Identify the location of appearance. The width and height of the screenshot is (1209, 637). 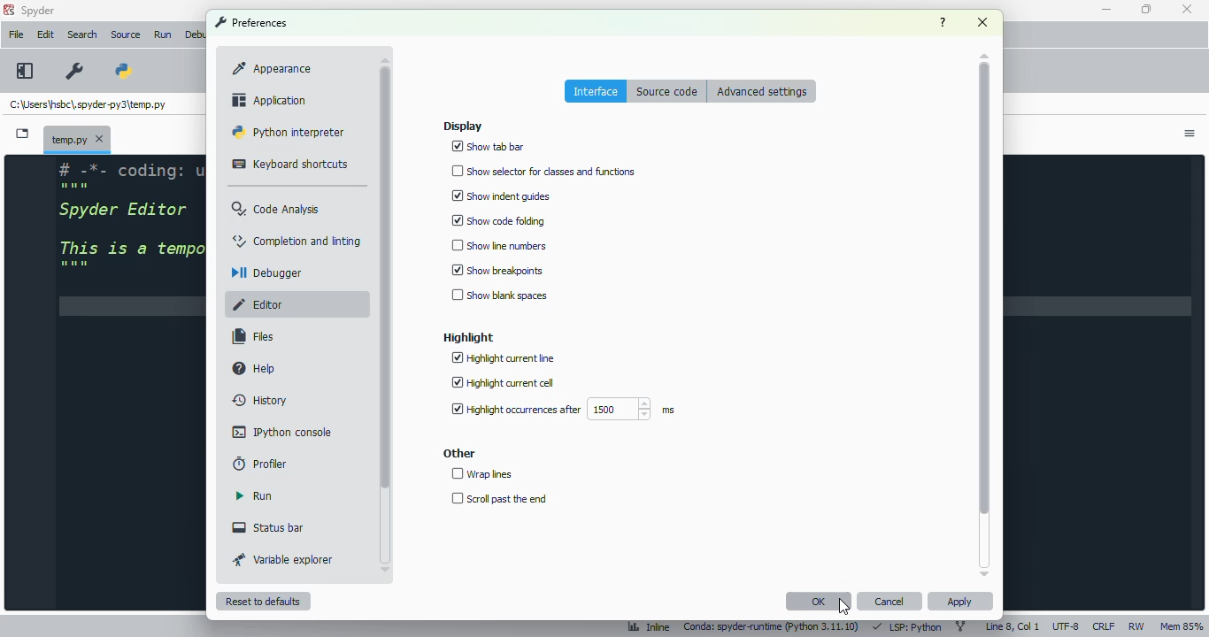
(271, 69).